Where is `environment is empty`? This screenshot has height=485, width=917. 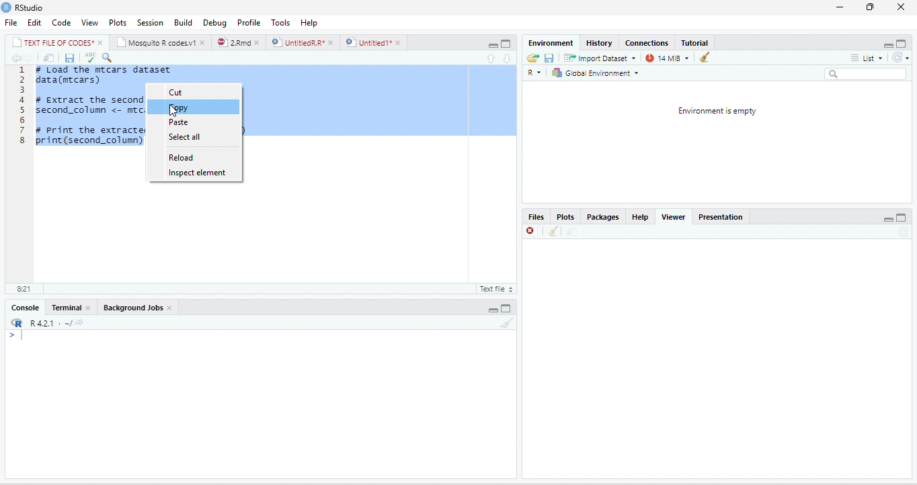
environment is empty is located at coordinates (719, 141).